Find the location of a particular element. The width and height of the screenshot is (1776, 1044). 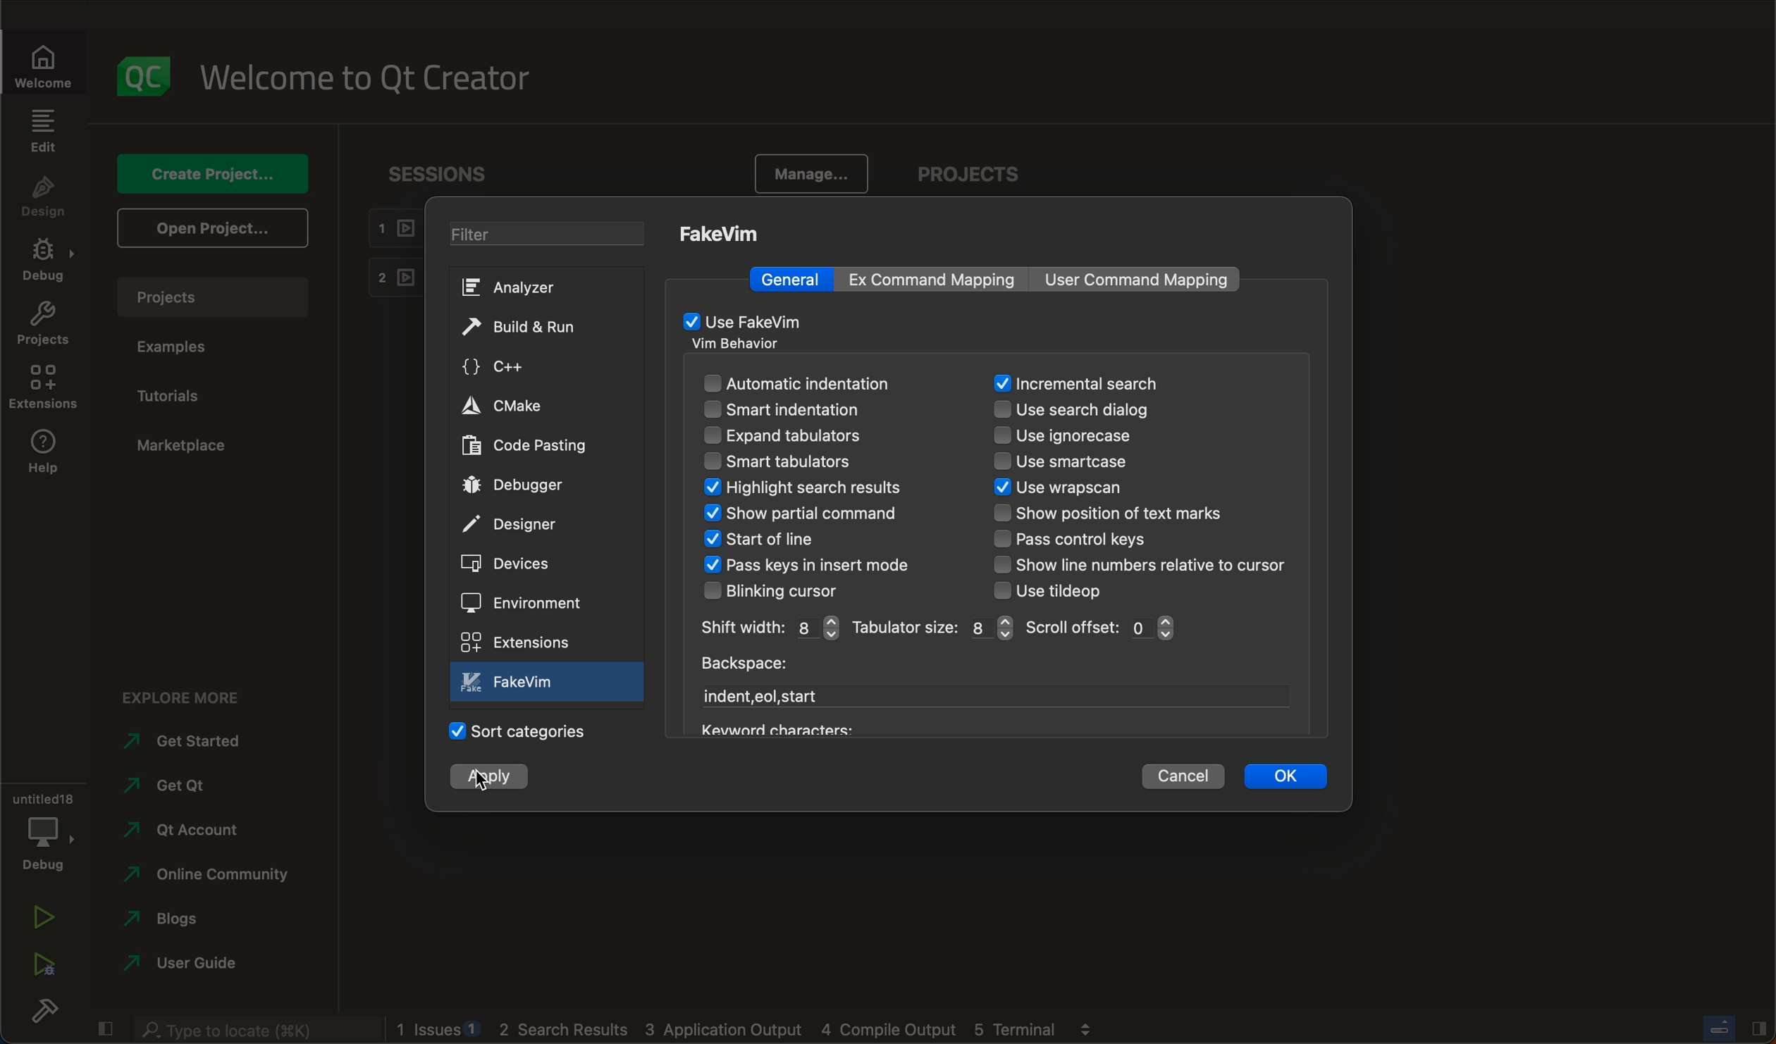

categories is located at coordinates (521, 730).